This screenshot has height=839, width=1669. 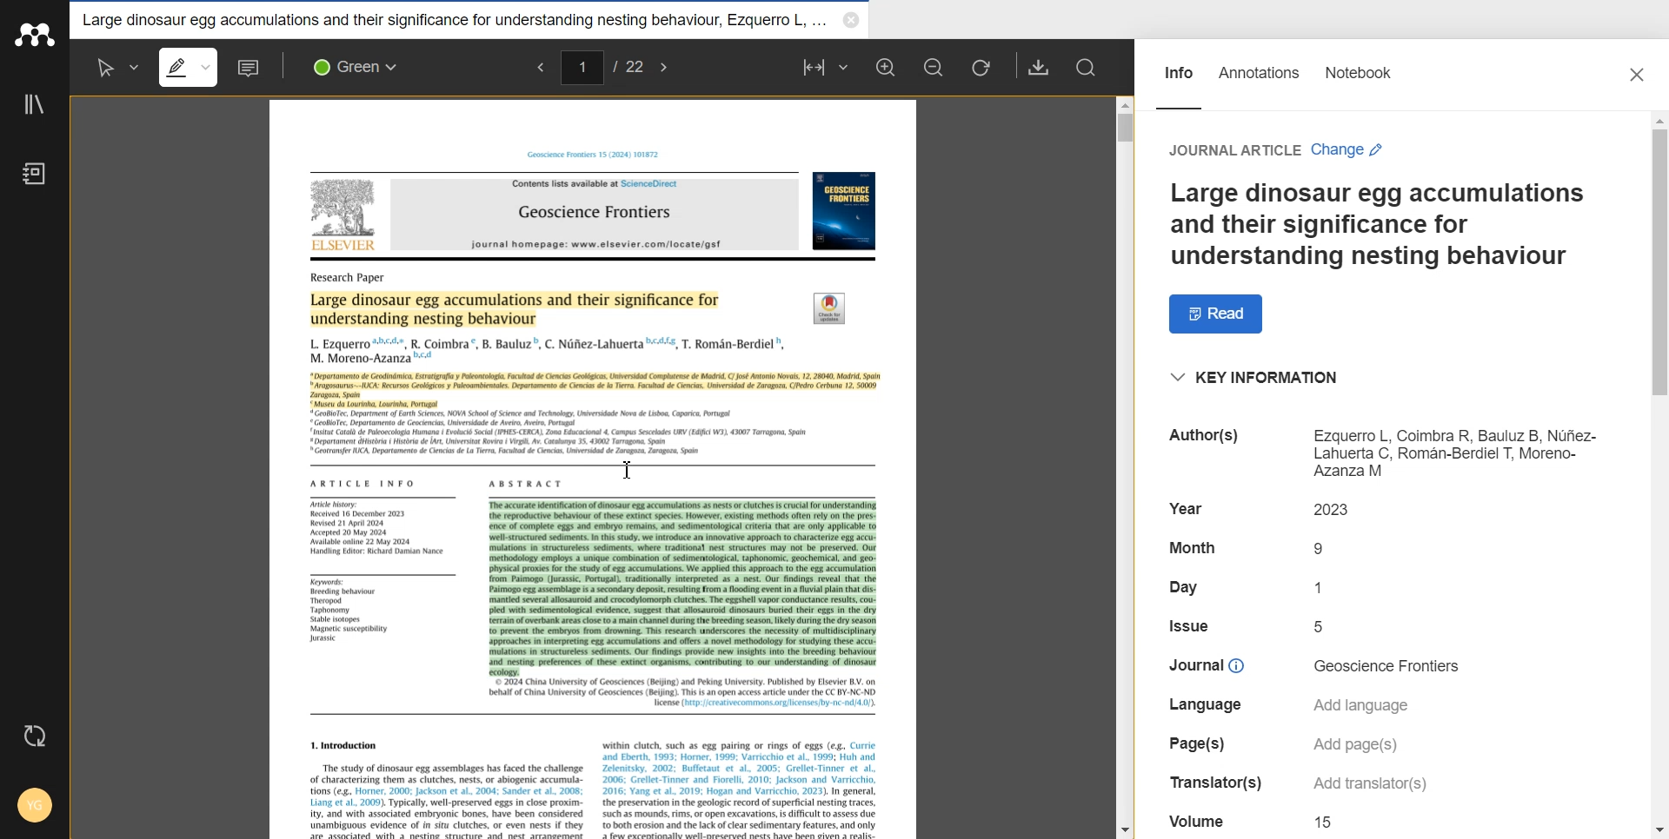 What do you see at coordinates (595, 215) in the screenshot?
I see `title` at bounding box center [595, 215].